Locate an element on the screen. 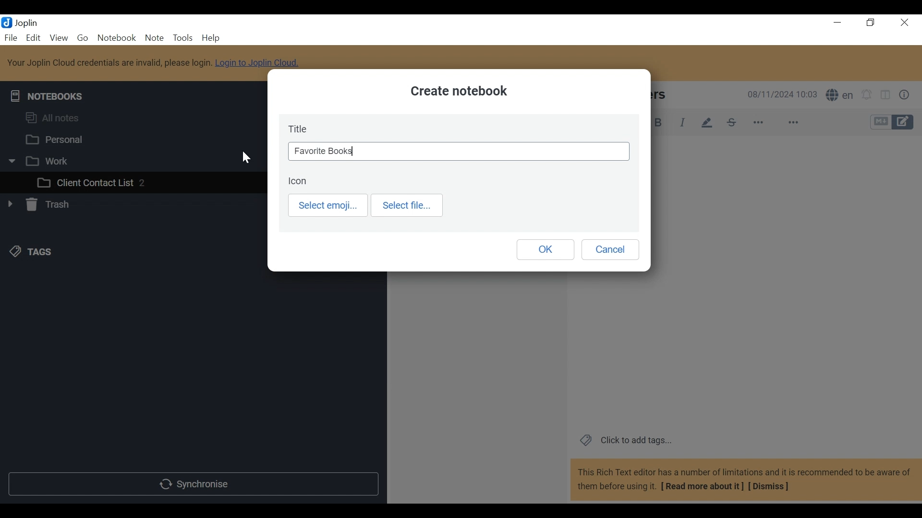 The width and height of the screenshot is (922, 518). 08/11/2024 10:03 is located at coordinates (778, 94).